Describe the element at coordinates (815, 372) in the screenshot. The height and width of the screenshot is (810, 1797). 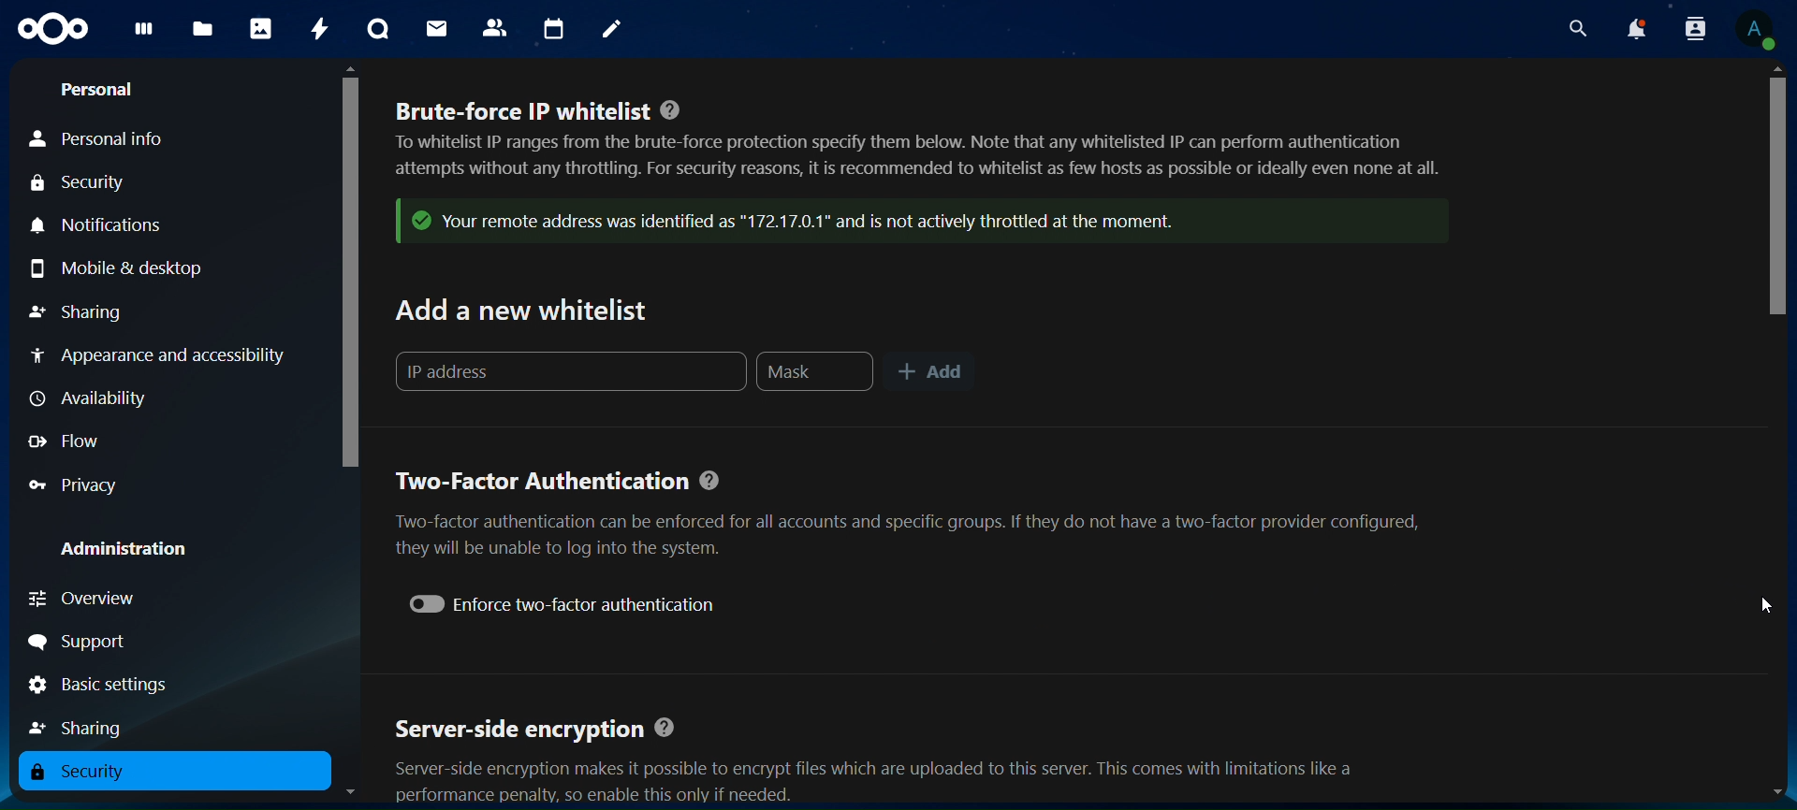
I see `mask` at that location.